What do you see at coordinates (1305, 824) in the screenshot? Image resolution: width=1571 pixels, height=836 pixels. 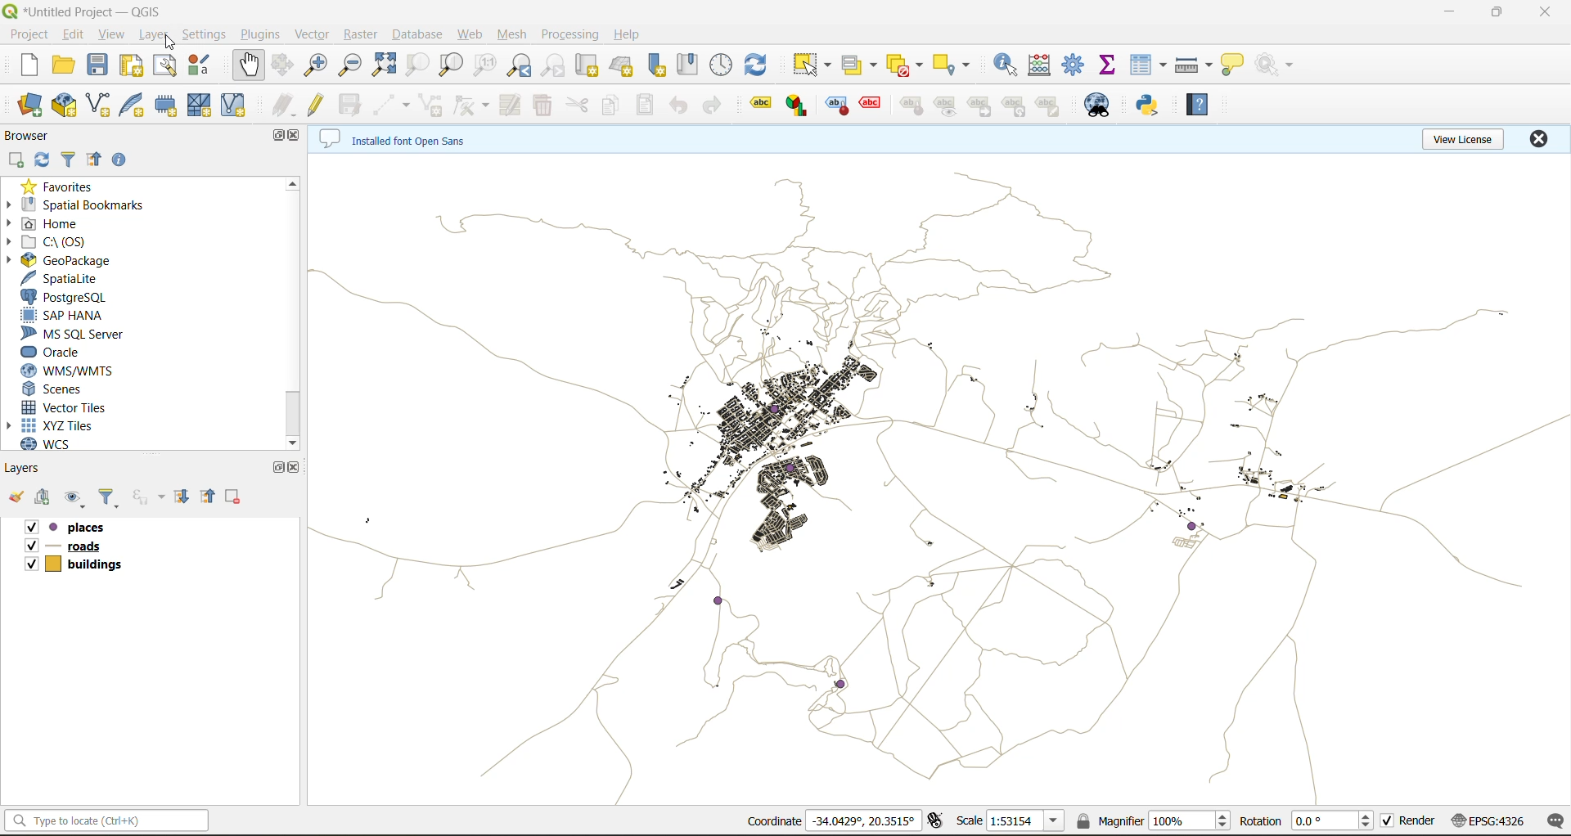 I see `rotation` at bounding box center [1305, 824].